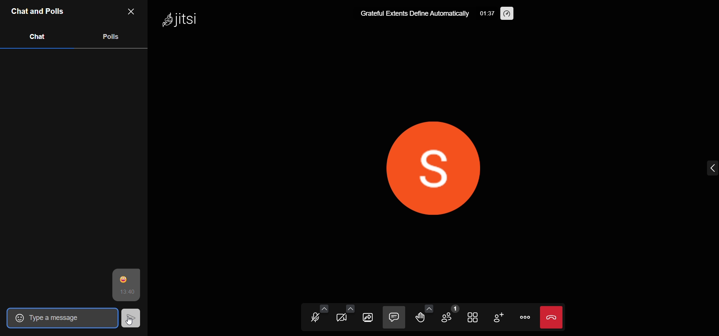 This screenshot has height=336, width=719. What do you see at coordinates (350, 308) in the screenshot?
I see `video setting` at bounding box center [350, 308].